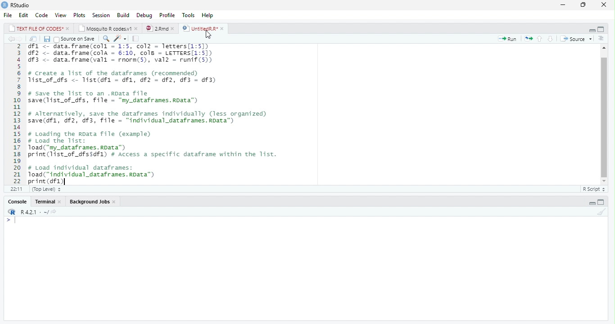 The image size is (615, 324). Describe the element at coordinates (105, 39) in the screenshot. I see `Find/Replace` at that location.